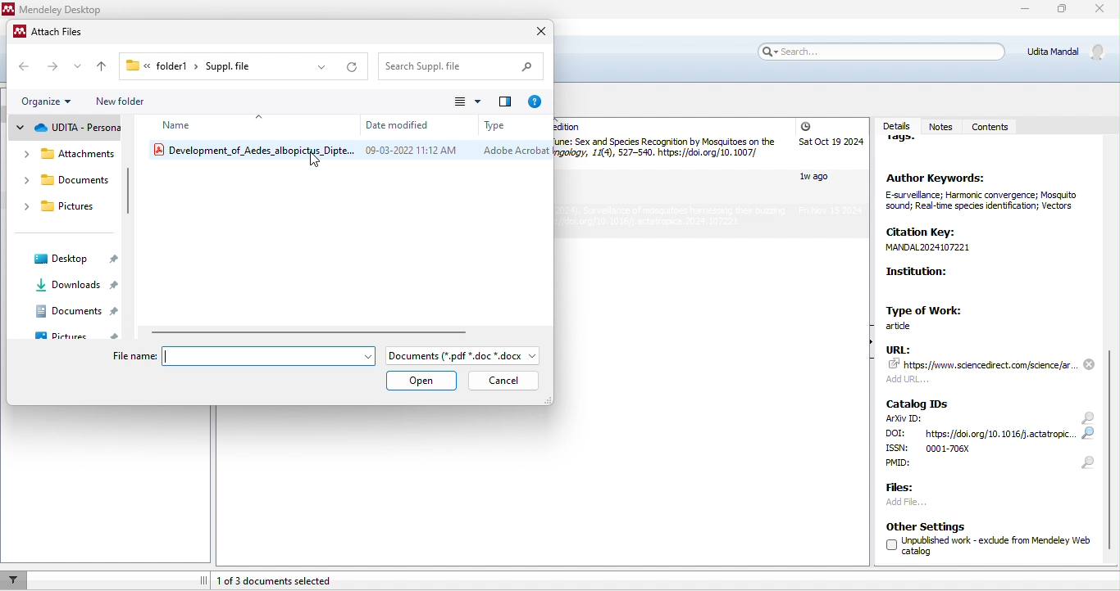  What do you see at coordinates (1022, 11) in the screenshot?
I see `minimize` at bounding box center [1022, 11].